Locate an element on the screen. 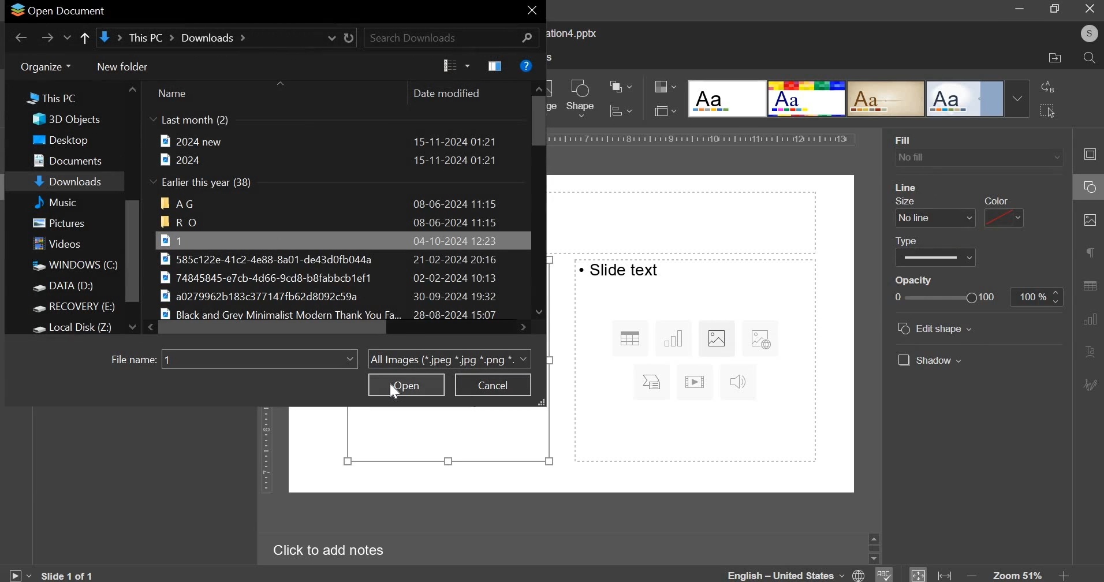  file name is located at coordinates (259, 358).